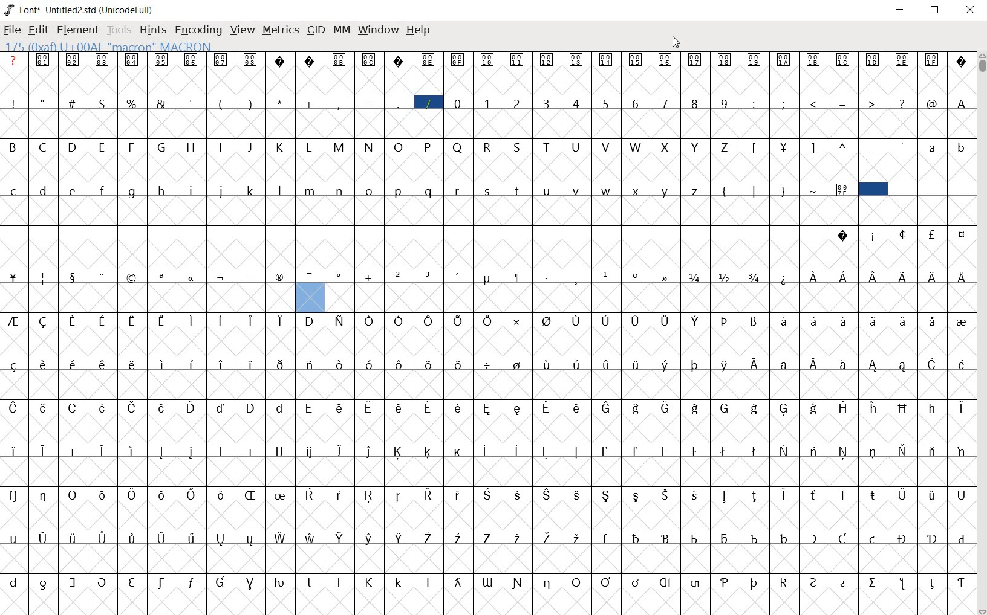 The width and height of the screenshot is (987, 615). I want to click on q, so click(429, 191).